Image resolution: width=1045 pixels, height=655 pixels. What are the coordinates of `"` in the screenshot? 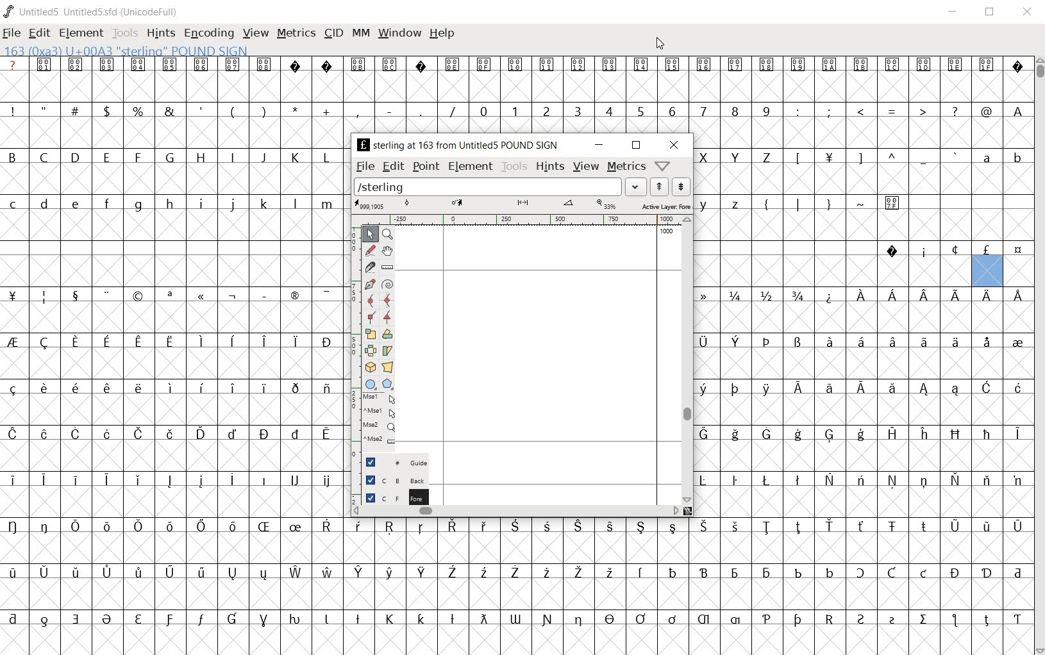 It's located at (46, 110).